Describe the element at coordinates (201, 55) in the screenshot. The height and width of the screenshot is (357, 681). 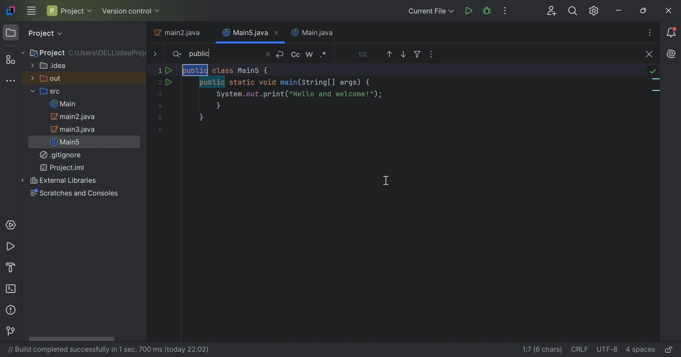
I see `public` at that location.